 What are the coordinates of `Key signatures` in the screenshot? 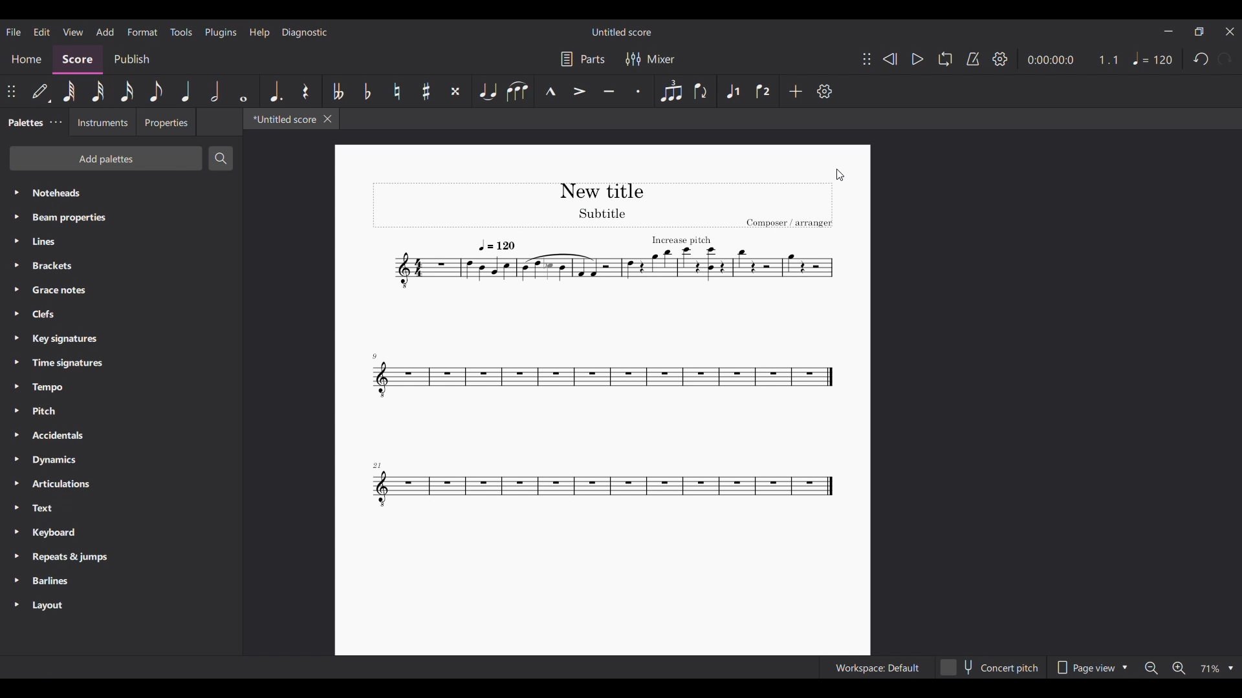 It's located at (121, 339).